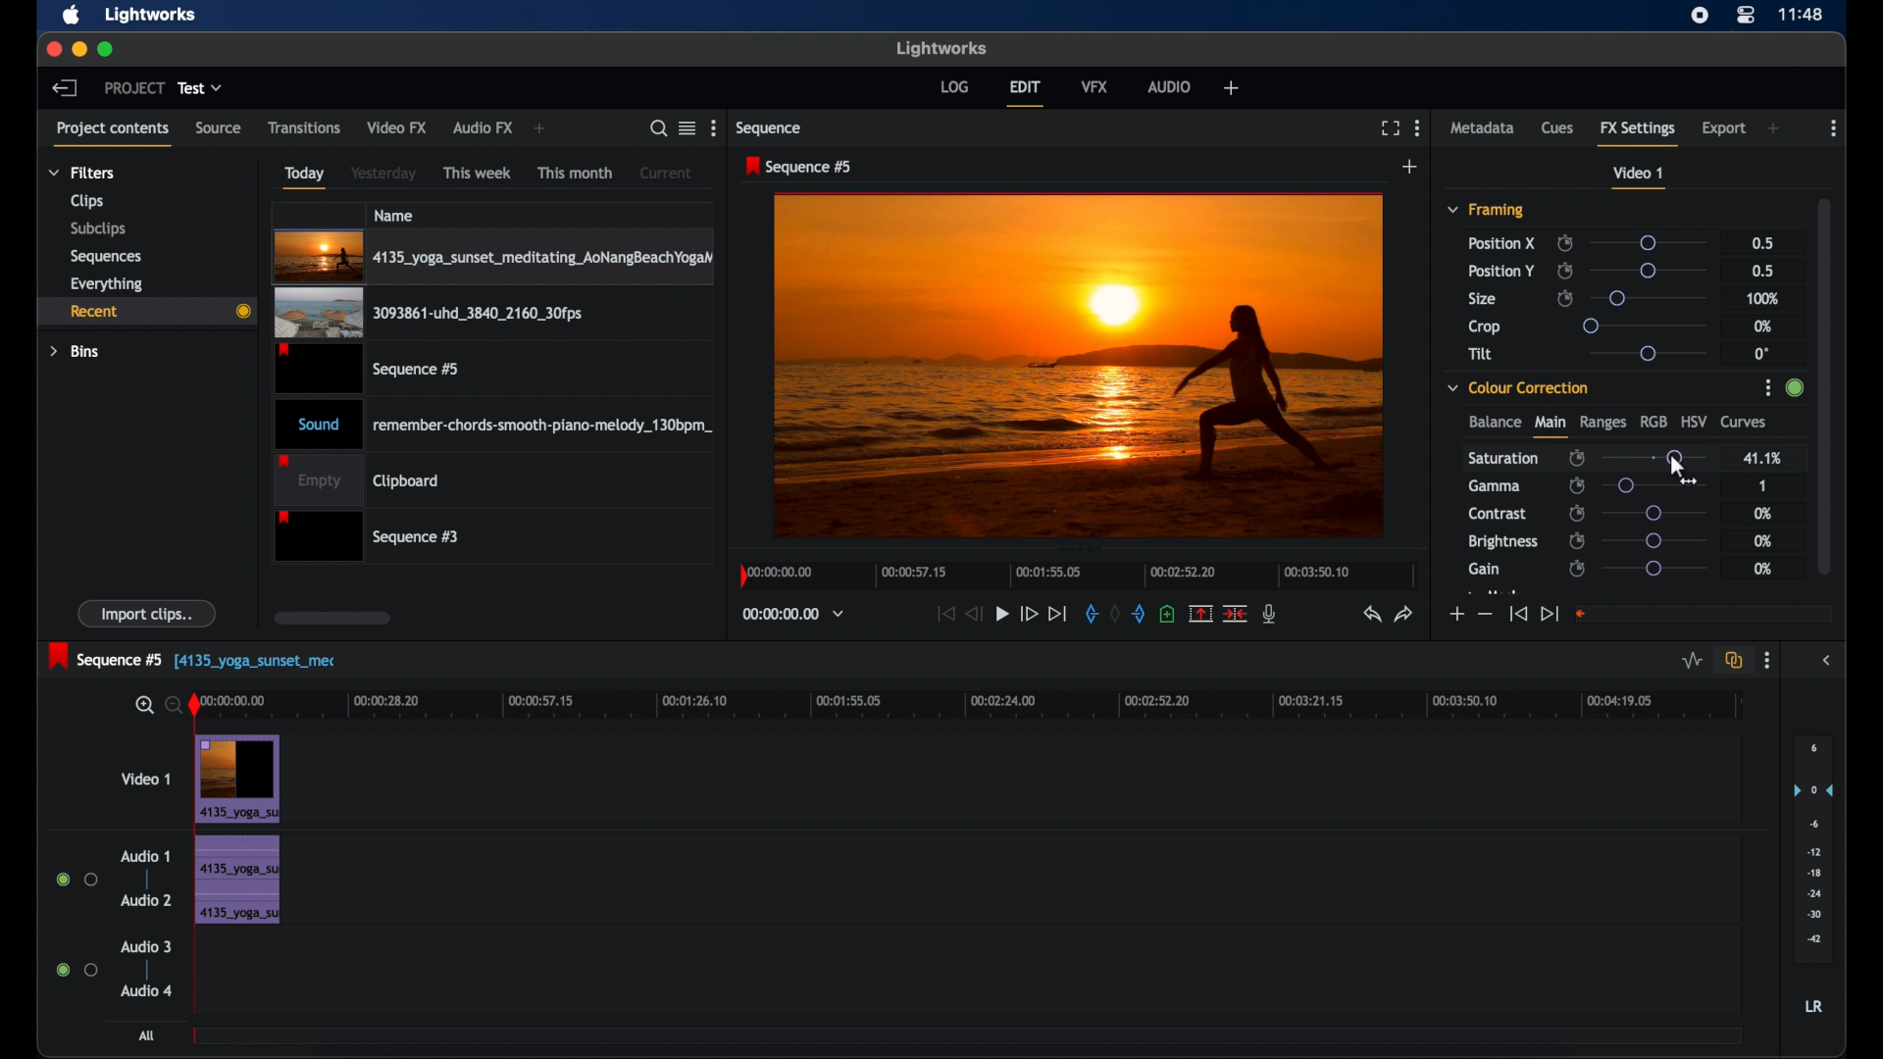  Describe the element at coordinates (1578, 513) in the screenshot. I see `enable/disable keyframes` at that location.